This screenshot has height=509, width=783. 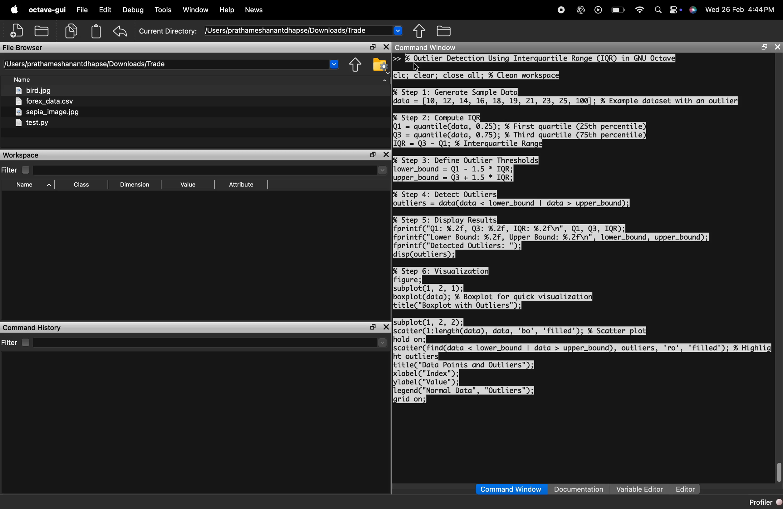 I want to click on % Step 6: Visualization]

figure;

subplot(l, 2, 1);

boxplot(data); % Boxplot for quick visualization)
title("Boxplot with Outliers");, so click(x=493, y=288).